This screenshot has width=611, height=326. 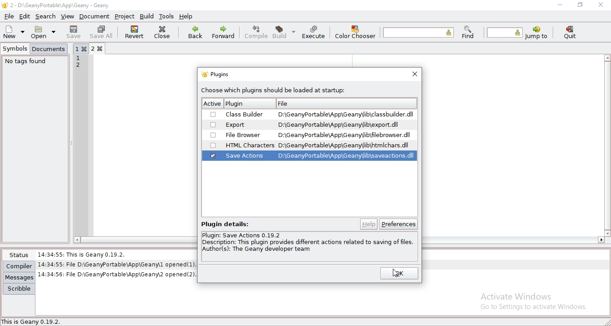 What do you see at coordinates (62, 5) in the screenshot?
I see ` 2 - D:\GeanyPortable\App\Geany - Geany` at bounding box center [62, 5].